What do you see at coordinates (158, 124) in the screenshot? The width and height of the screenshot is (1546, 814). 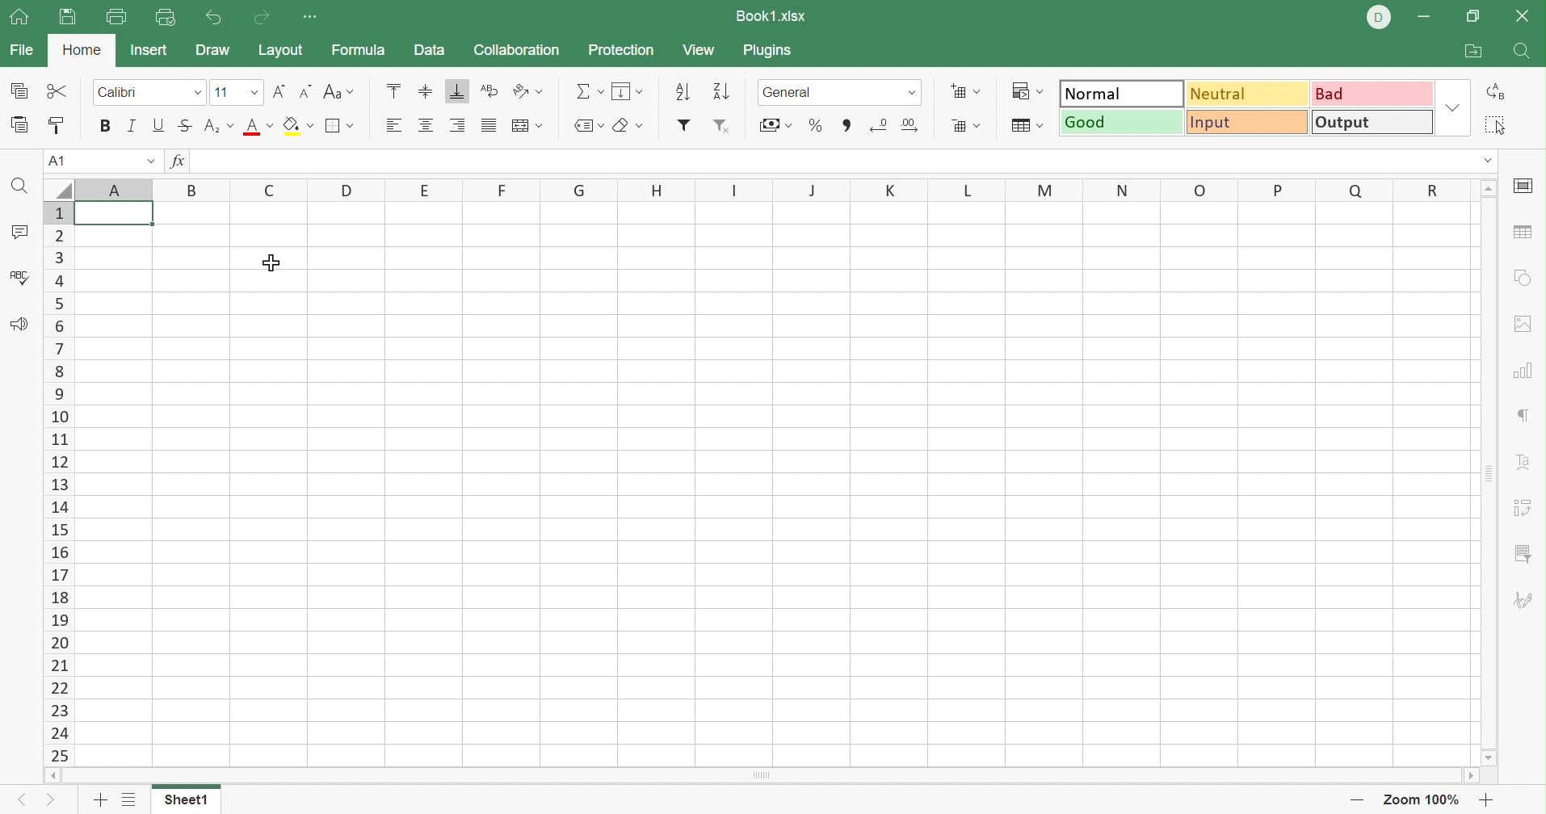 I see `Underline` at bounding box center [158, 124].